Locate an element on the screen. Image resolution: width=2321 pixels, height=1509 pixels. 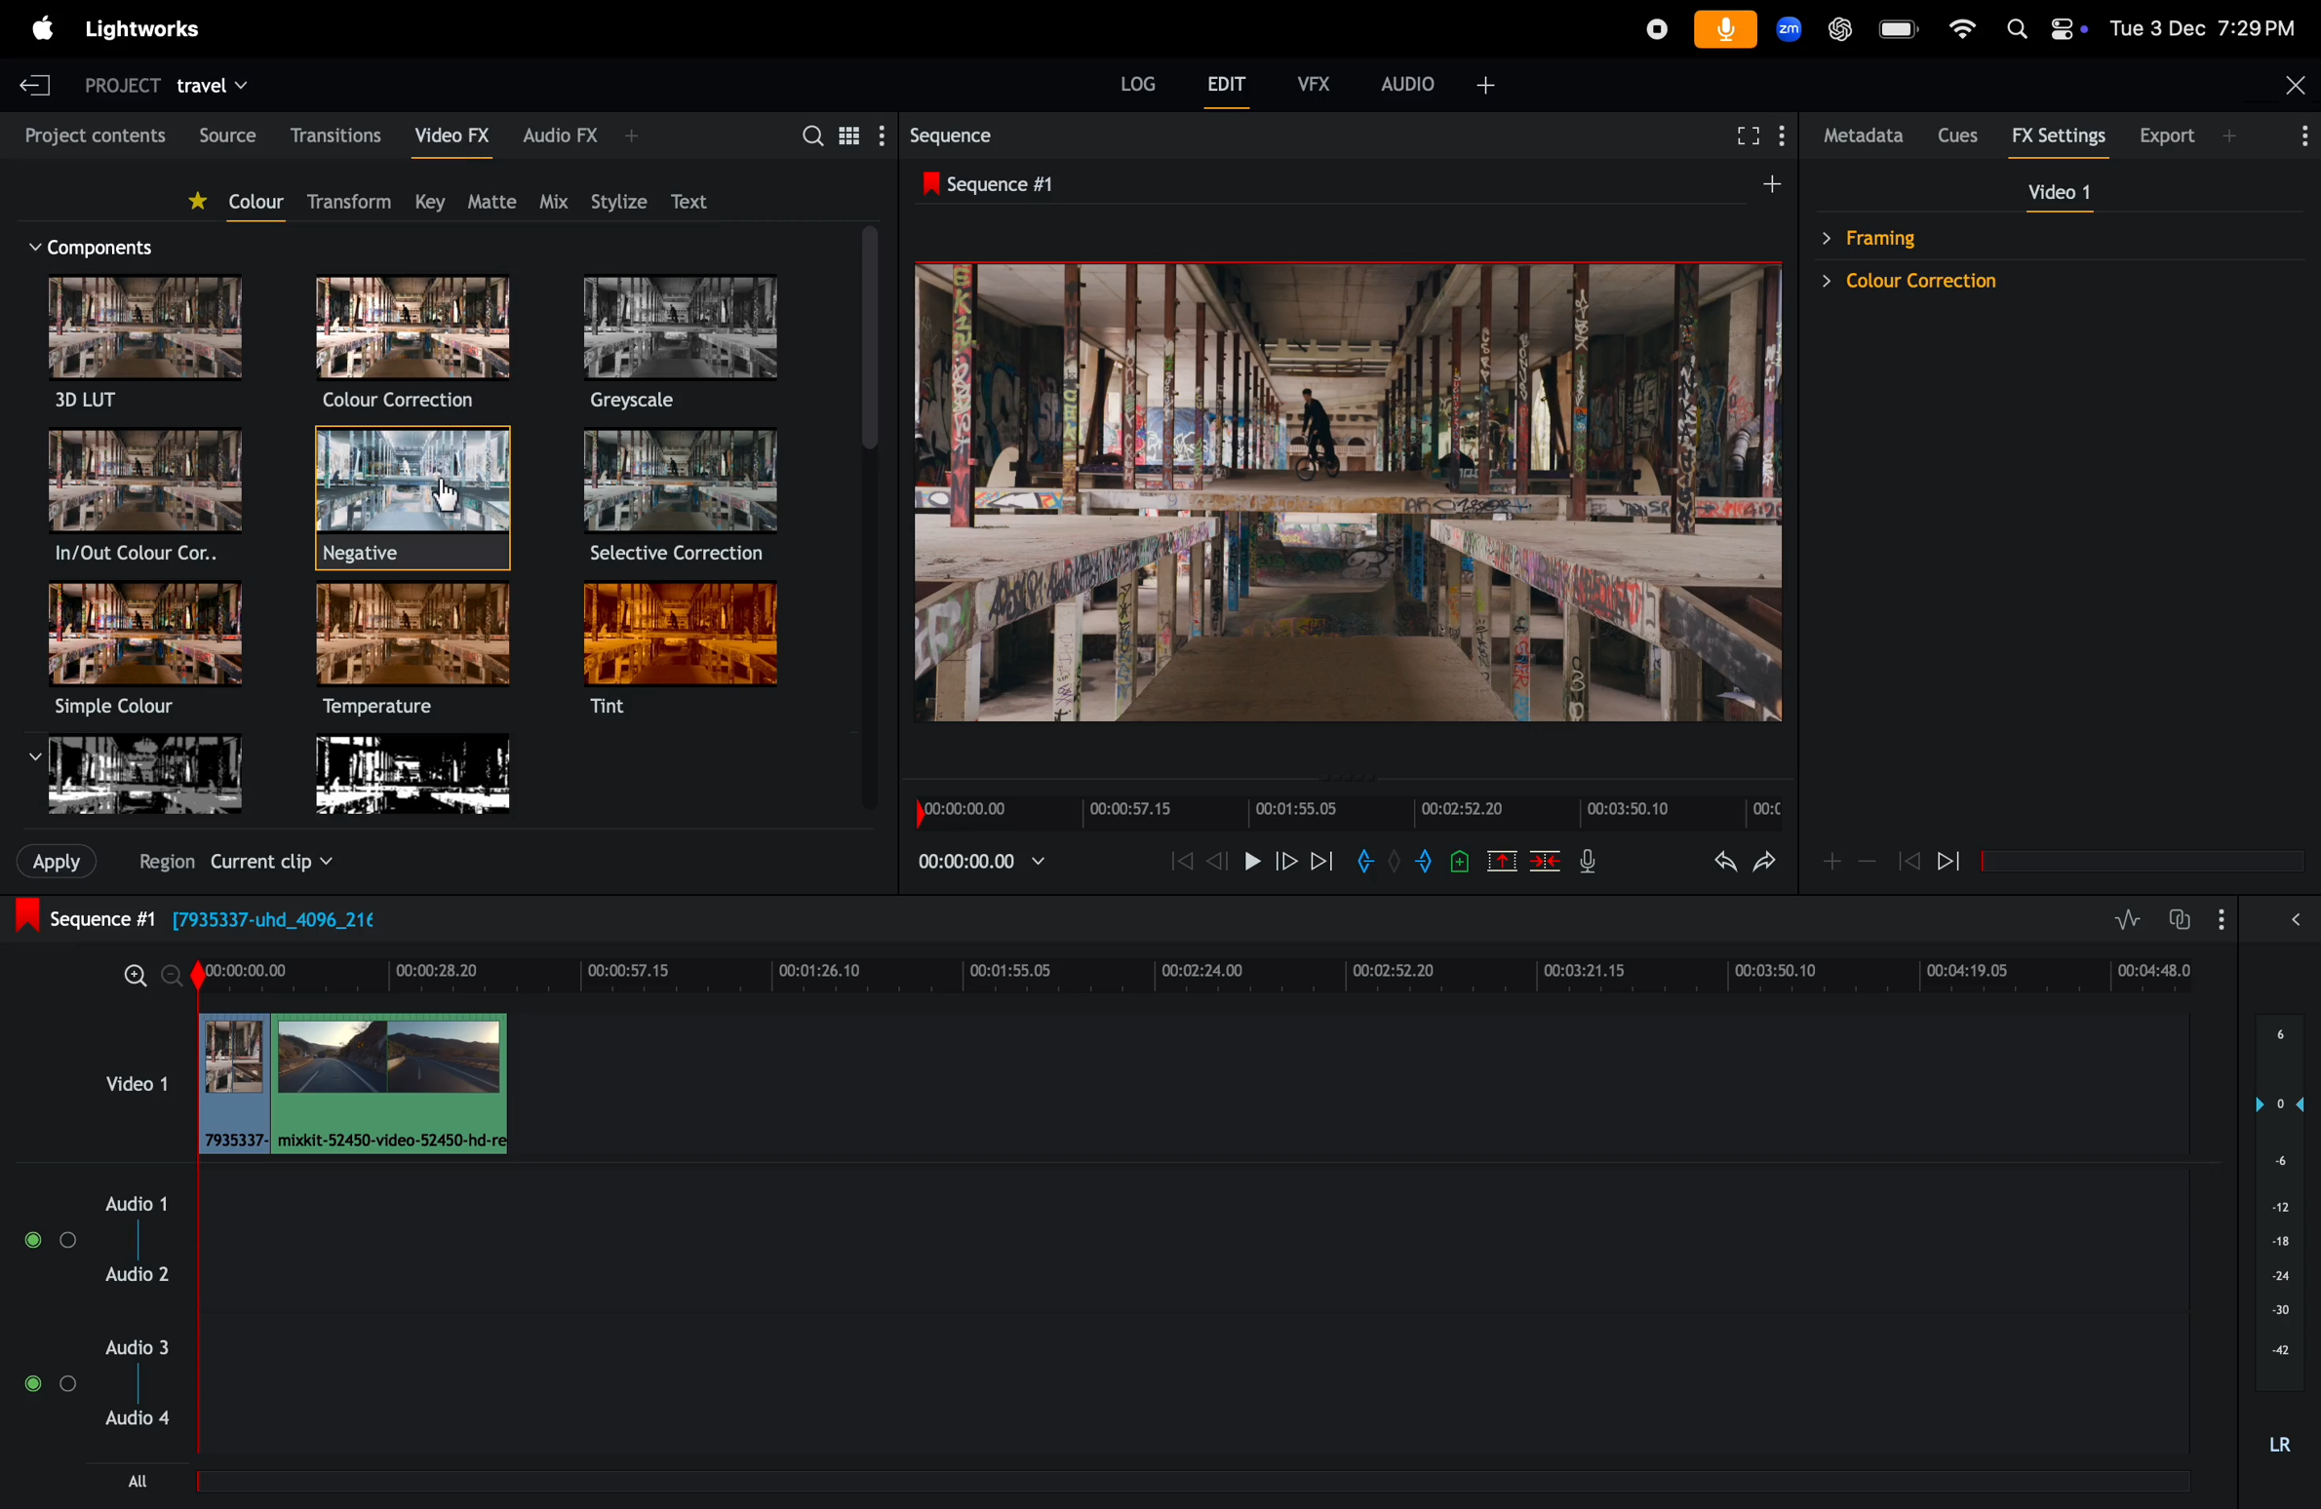
color correction is located at coordinates (2001, 286).